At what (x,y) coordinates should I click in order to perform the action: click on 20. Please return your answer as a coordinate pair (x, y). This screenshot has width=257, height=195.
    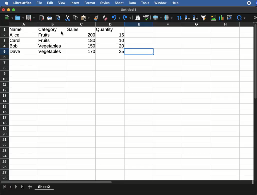
    Looking at the image, I should click on (119, 46).